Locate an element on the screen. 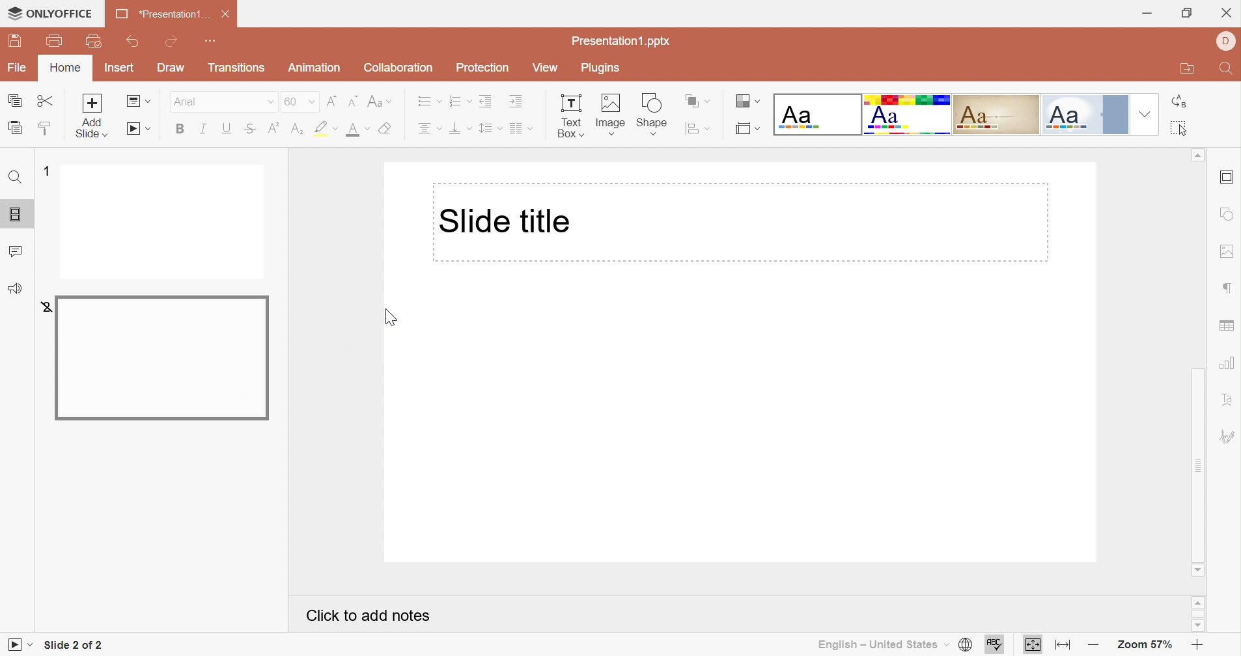 Image resolution: width=1241 pixels, height=656 pixels. File is located at coordinates (15, 68).